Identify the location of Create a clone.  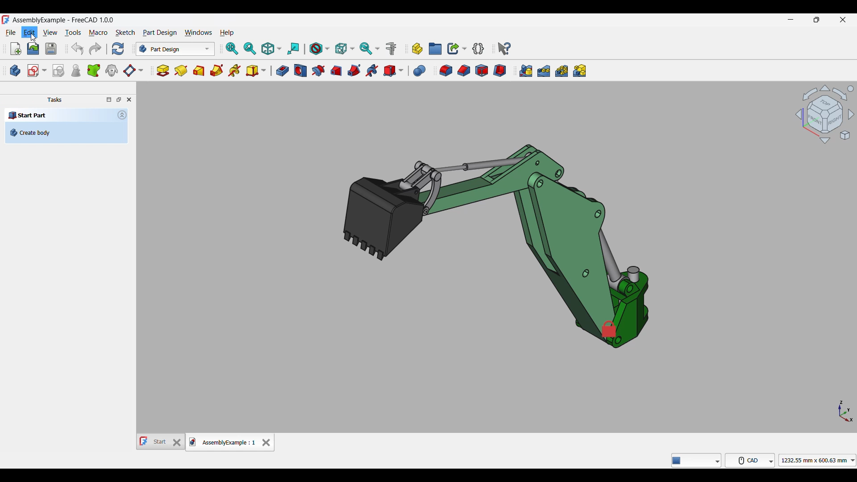
(111, 71).